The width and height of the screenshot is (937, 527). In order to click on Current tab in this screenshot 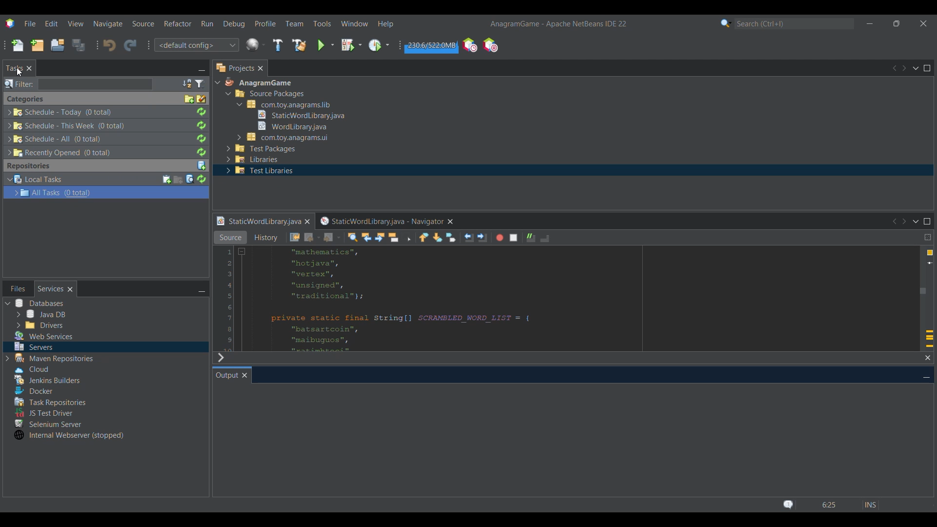, I will do `click(51, 289)`.